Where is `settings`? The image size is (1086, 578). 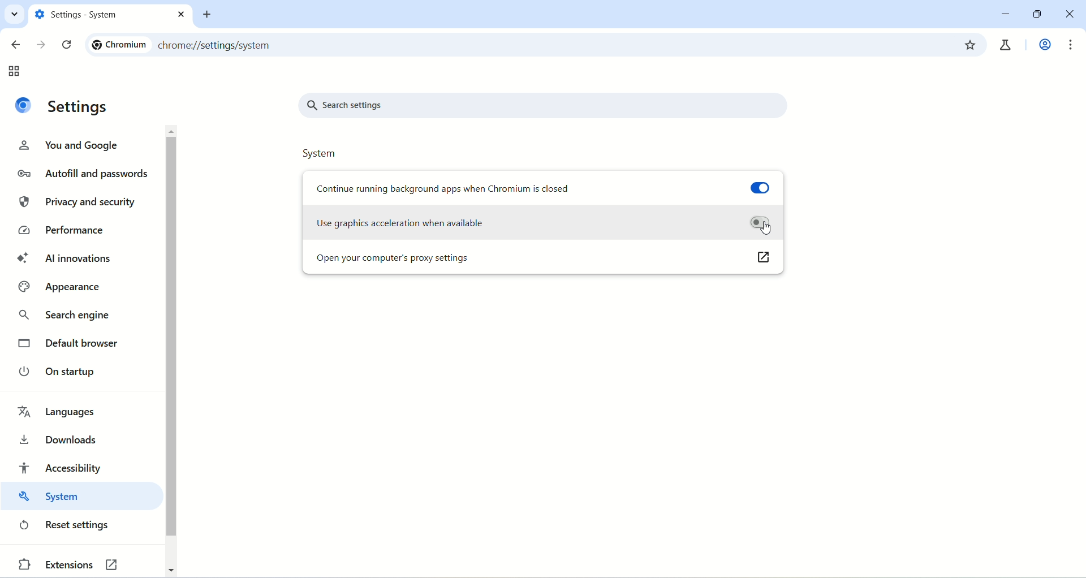 settings is located at coordinates (79, 107).